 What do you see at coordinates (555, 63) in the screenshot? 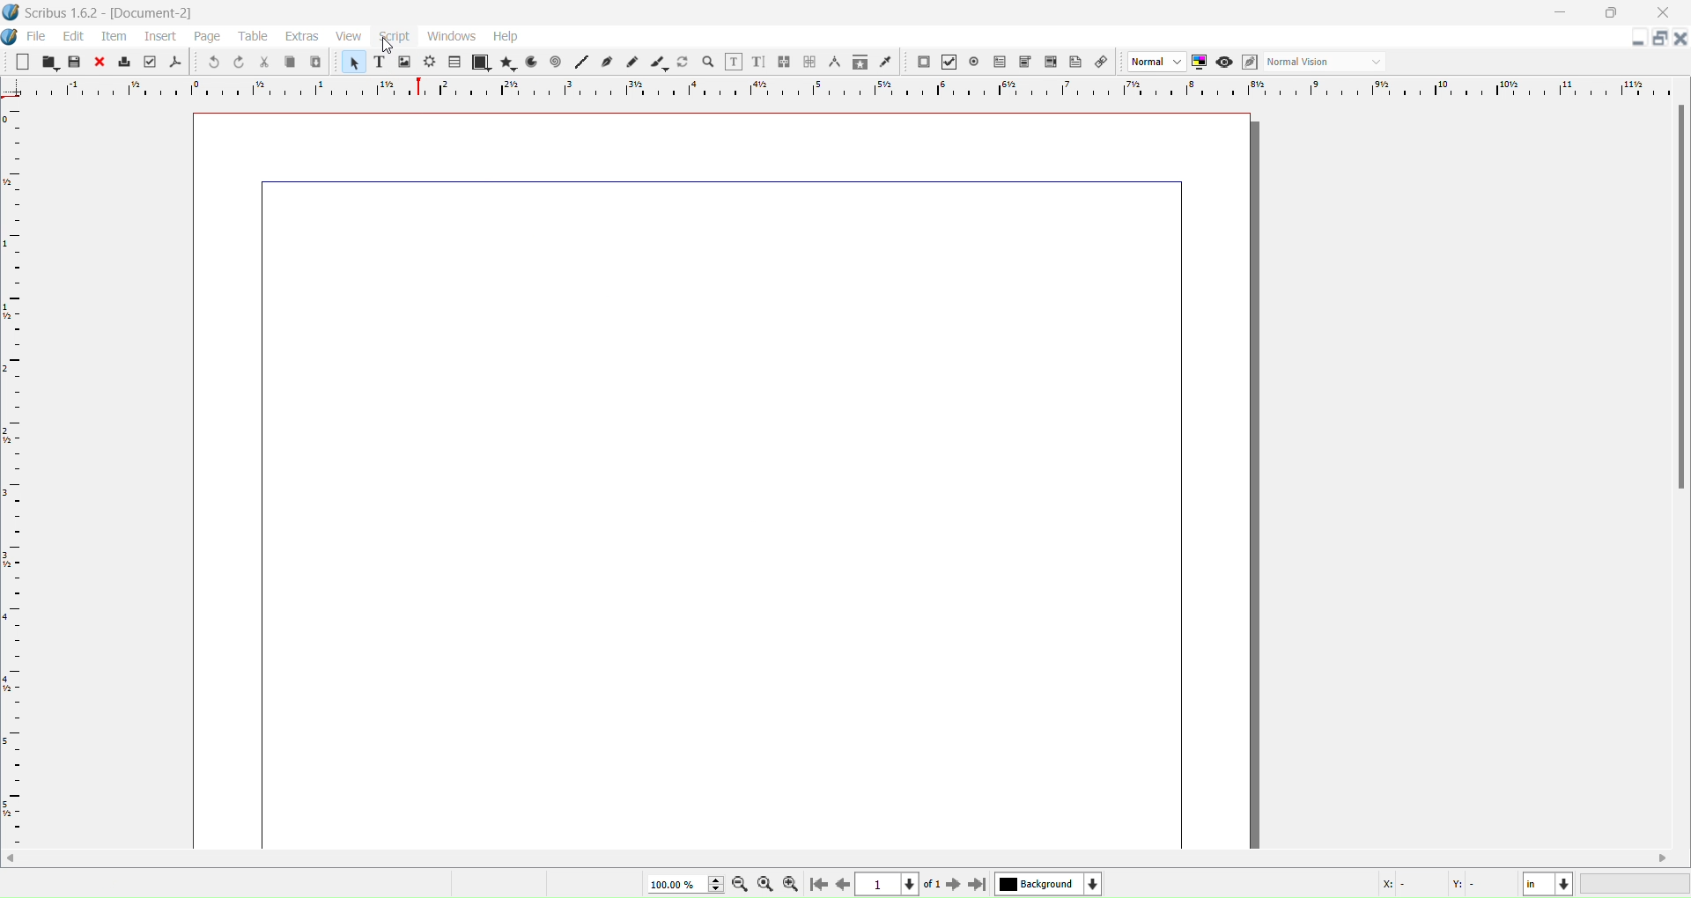
I see `Spiral` at bounding box center [555, 63].